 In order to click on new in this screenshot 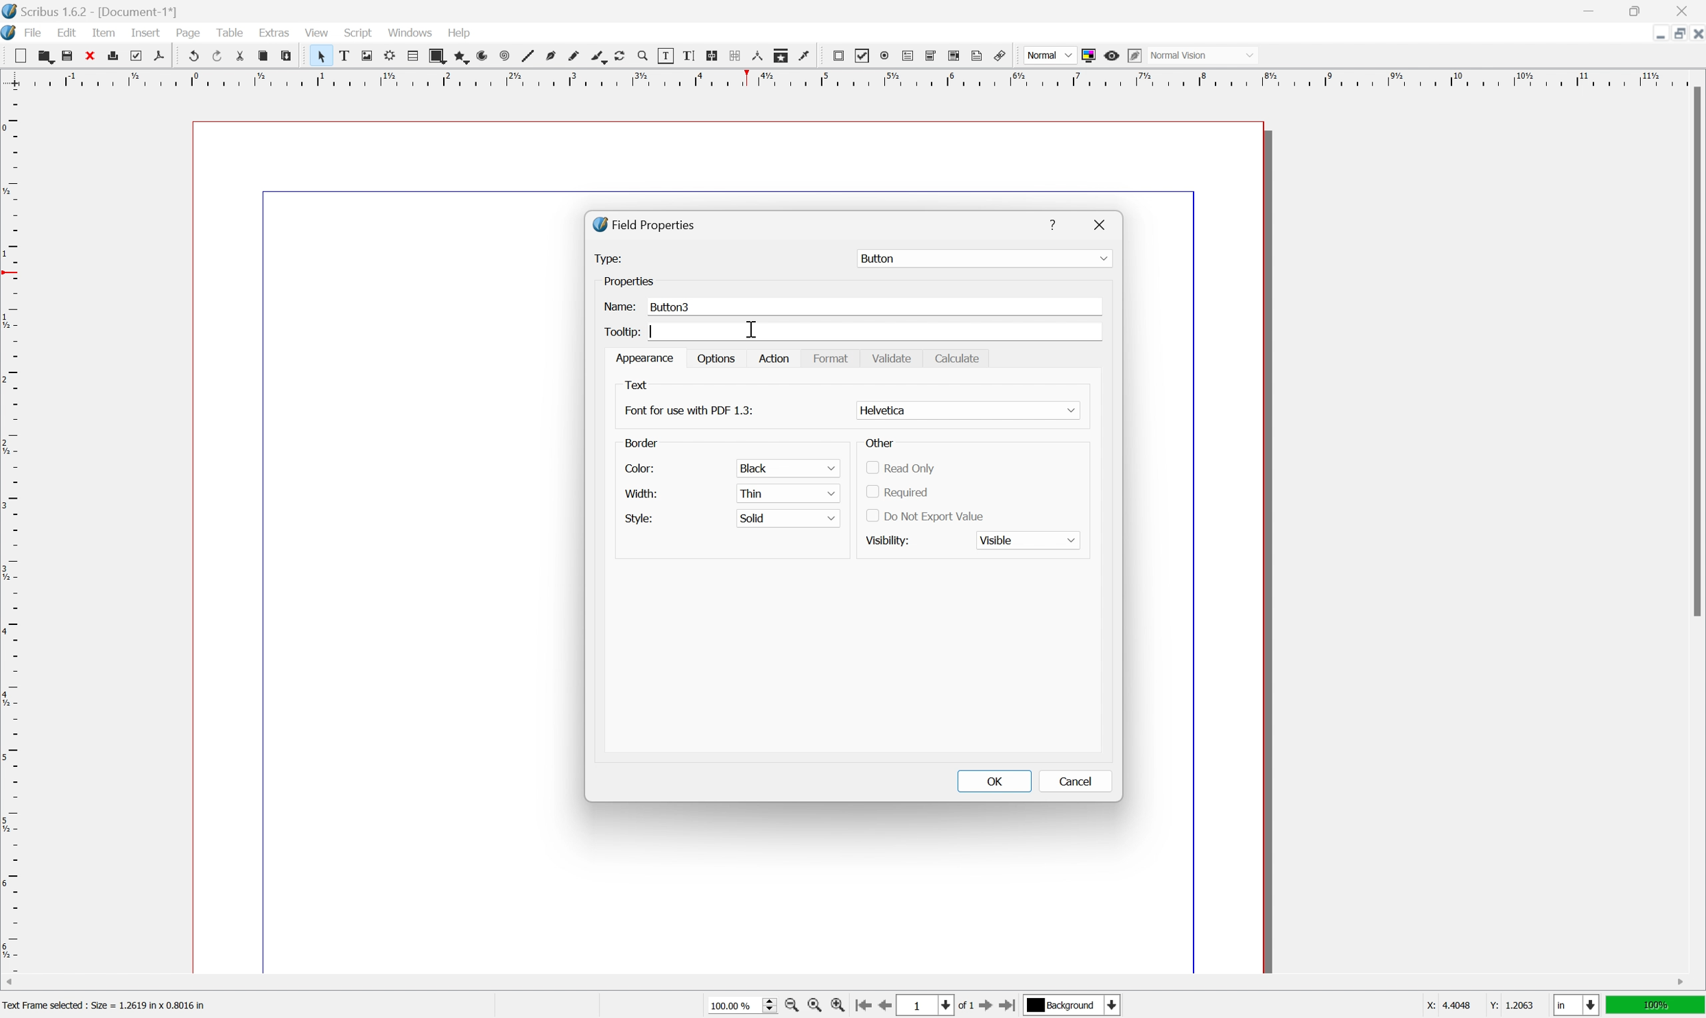, I will do `click(21, 56)`.